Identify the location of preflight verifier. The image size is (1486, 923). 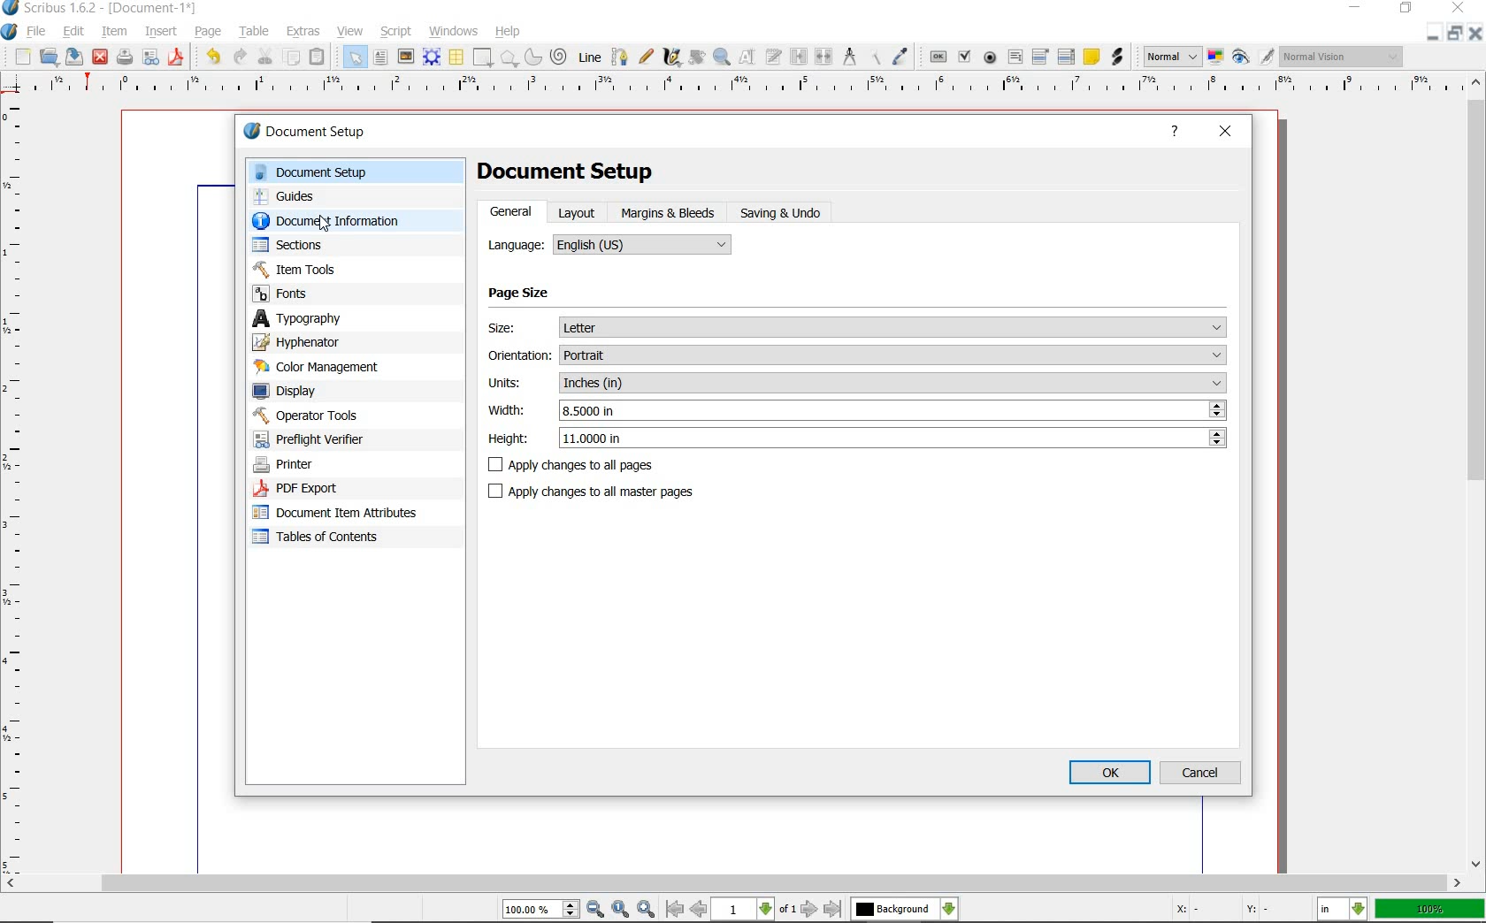
(319, 439).